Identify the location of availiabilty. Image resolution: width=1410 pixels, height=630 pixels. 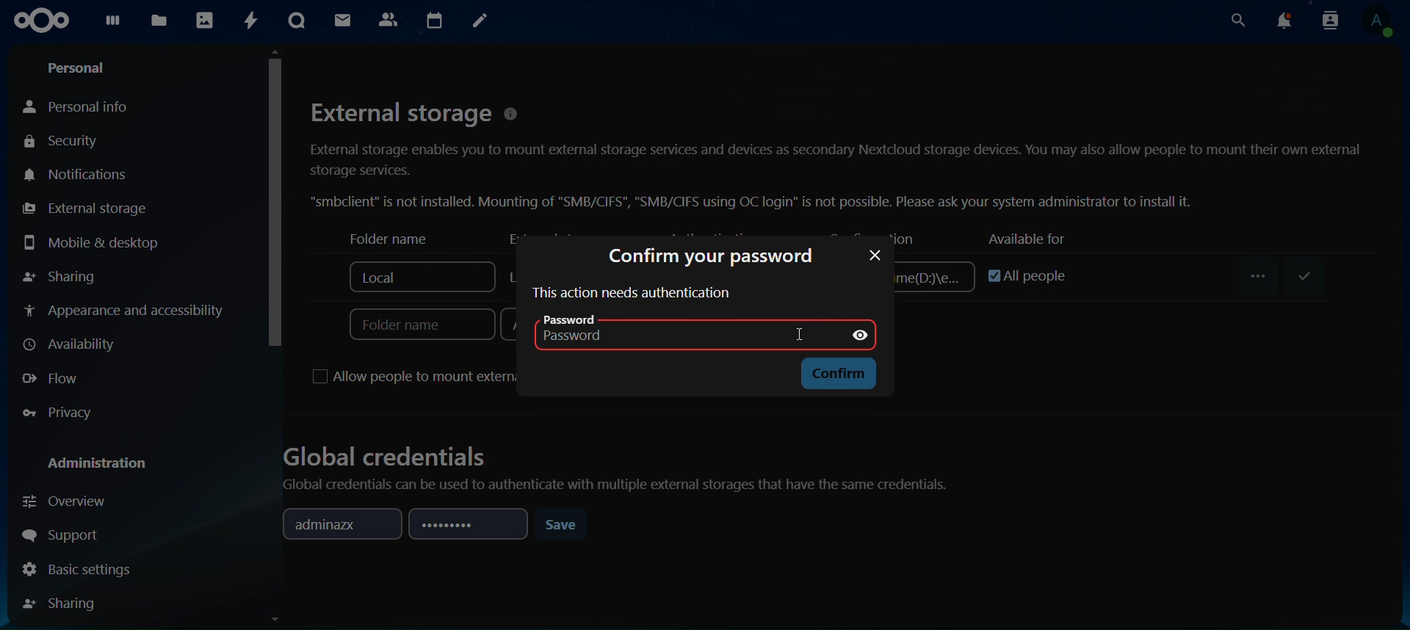
(73, 344).